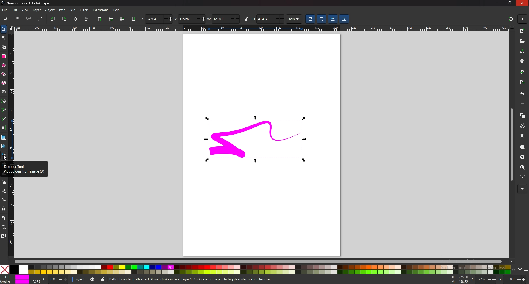 The height and width of the screenshot is (284, 529). What do you see at coordinates (523, 126) in the screenshot?
I see `cut` at bounding box center [523, 126].